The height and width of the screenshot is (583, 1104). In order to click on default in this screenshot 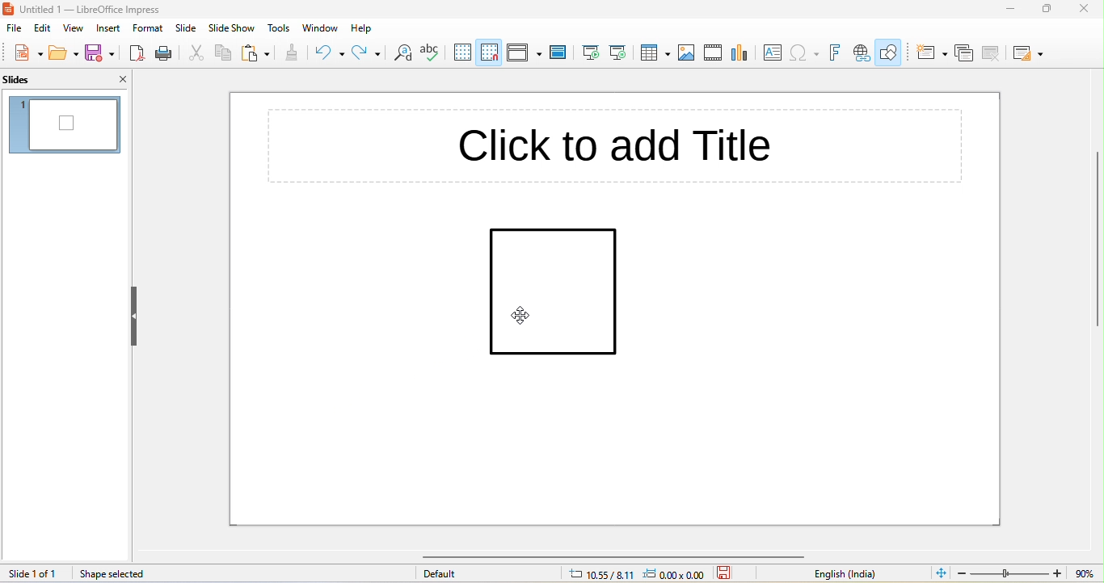, I will do `click(447, 573)`.